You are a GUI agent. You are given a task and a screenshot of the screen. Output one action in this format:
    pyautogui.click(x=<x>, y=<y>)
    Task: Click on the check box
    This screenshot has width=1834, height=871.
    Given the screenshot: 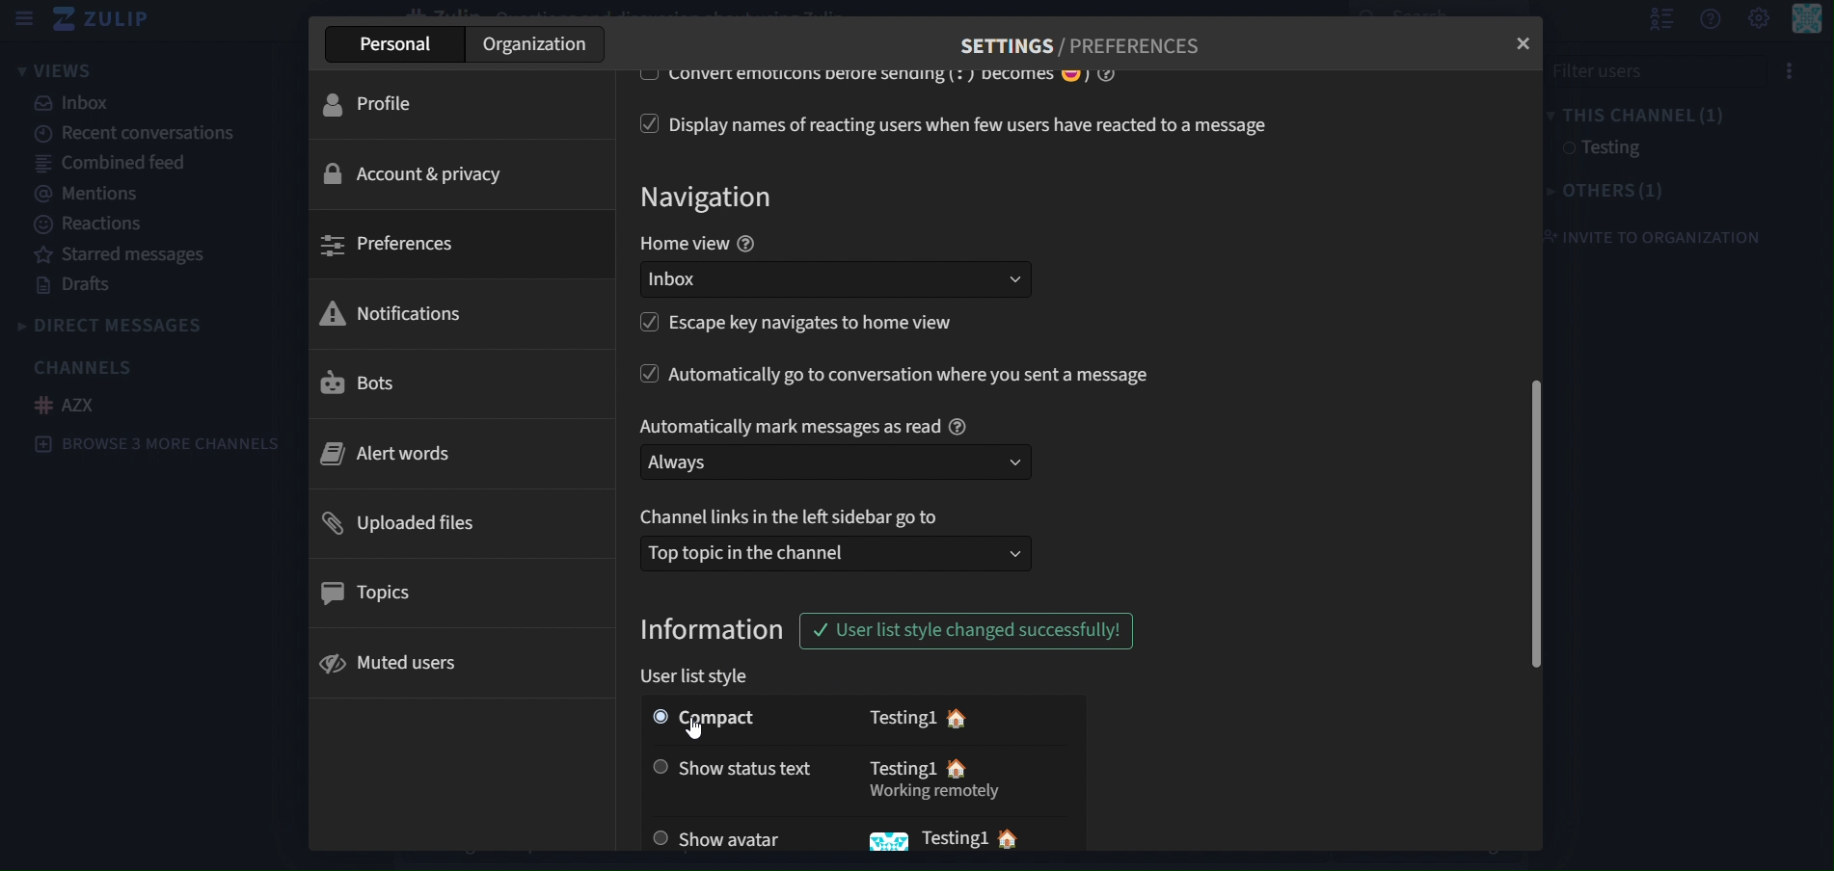 What is the action you would take?
    pyautogui.click(x=636, y=78)
    